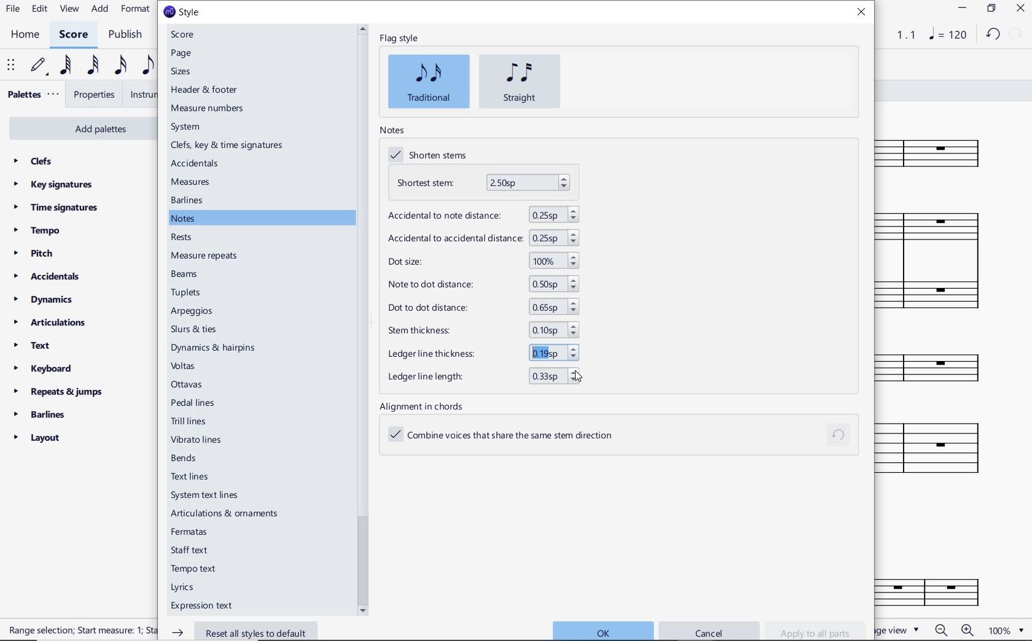 This screenshot has height=641, width=1032. I want to click on close, so click(861, 13).